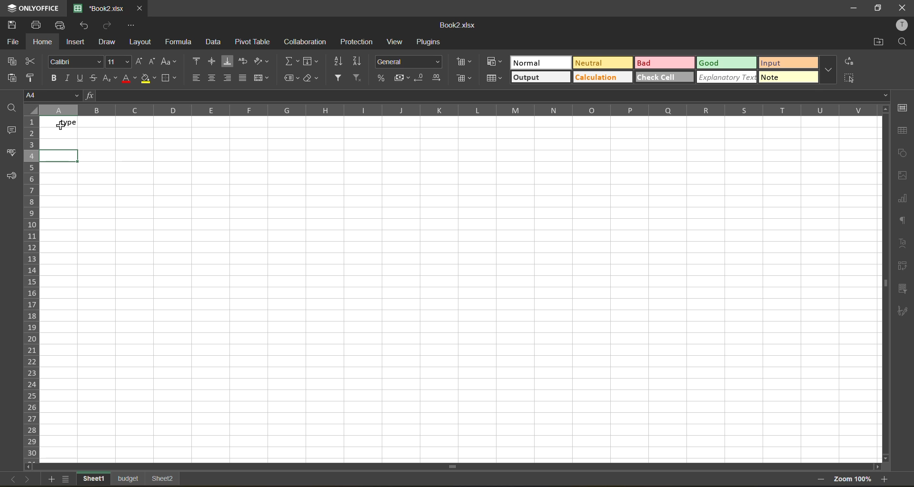  I want to click on percent, so click(382, 78).